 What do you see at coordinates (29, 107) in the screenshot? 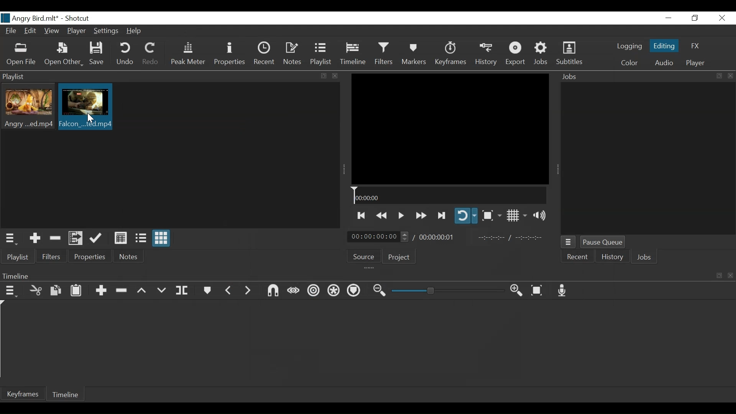
I see `Clip` at bounding box center [29, 107].